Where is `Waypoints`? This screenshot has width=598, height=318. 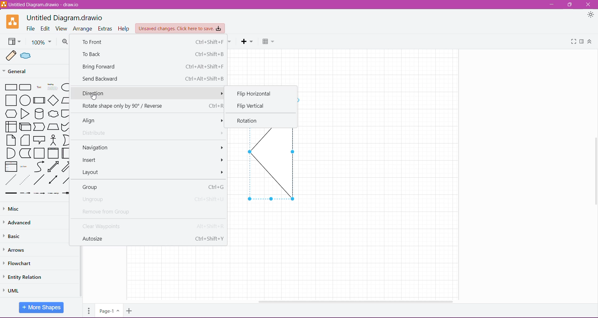
Waypoints is located at coordinates (230, 42).